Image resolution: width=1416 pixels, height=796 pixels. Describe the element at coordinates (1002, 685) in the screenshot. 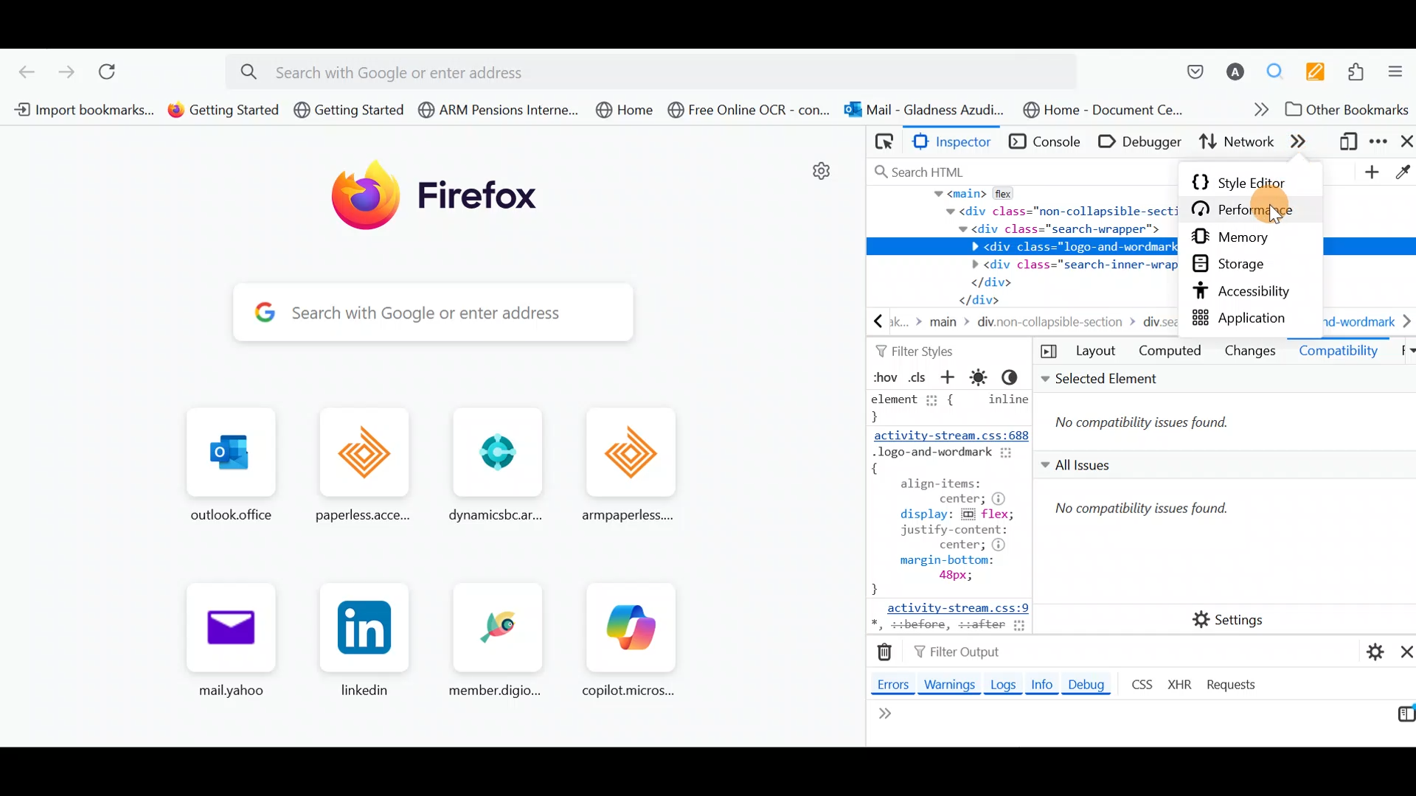

I see `Logs` at that location.